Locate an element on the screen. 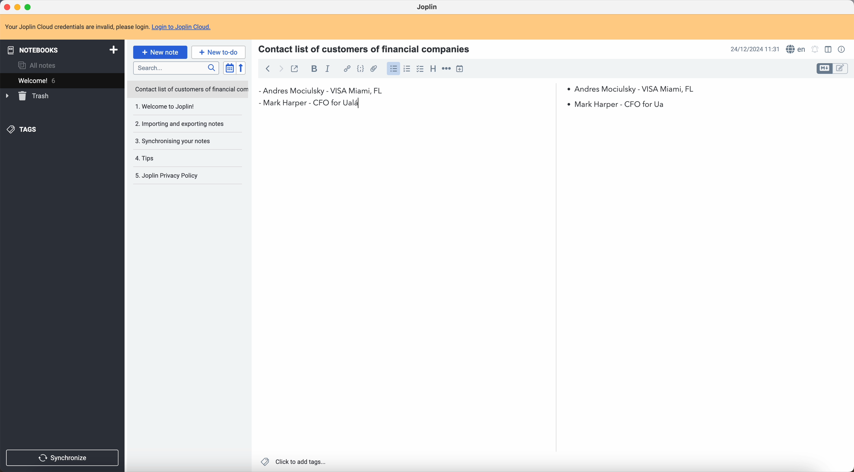 This screenshot has width=854, height=472. Joplin is located at coordinates (427, 7).